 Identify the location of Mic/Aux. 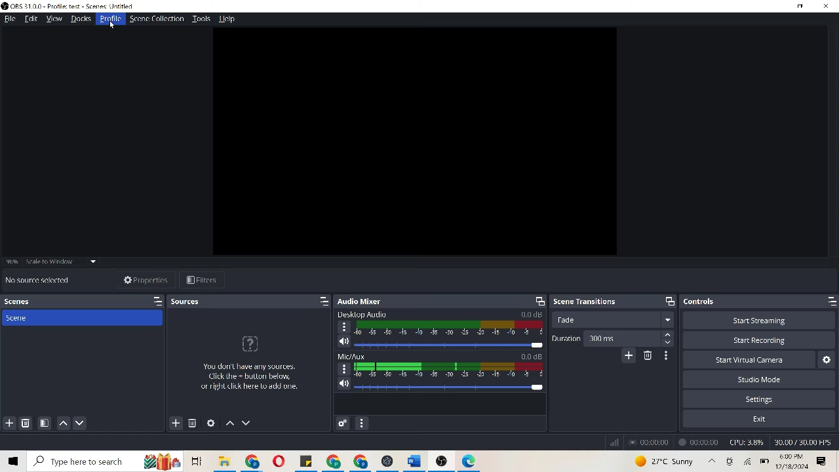
(351, 356).